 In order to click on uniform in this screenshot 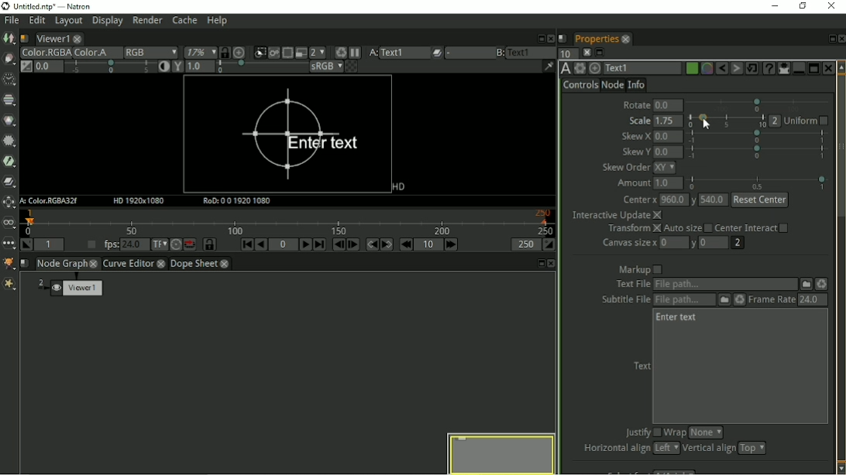, I will do `click(799, 121)`.